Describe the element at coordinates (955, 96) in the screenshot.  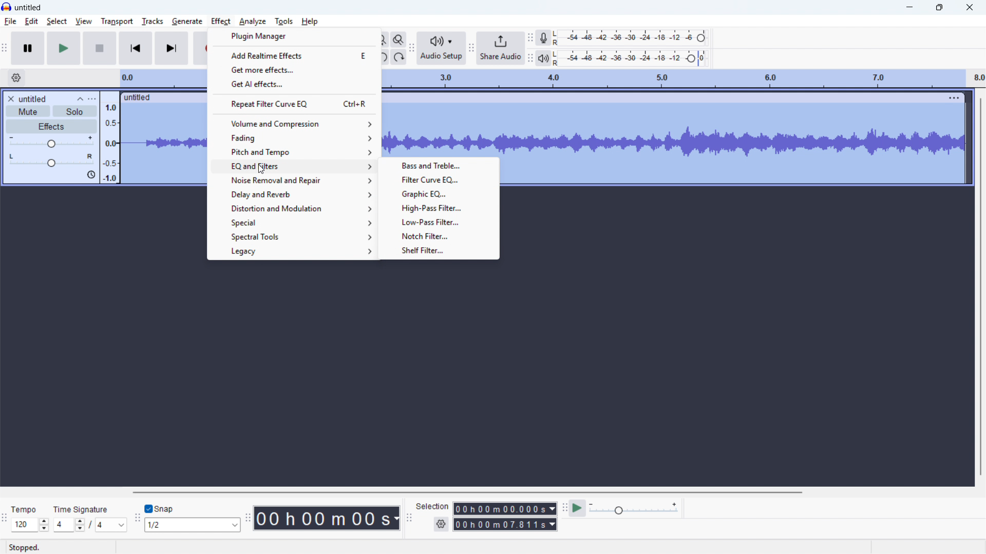
I see `track options ` at that location.